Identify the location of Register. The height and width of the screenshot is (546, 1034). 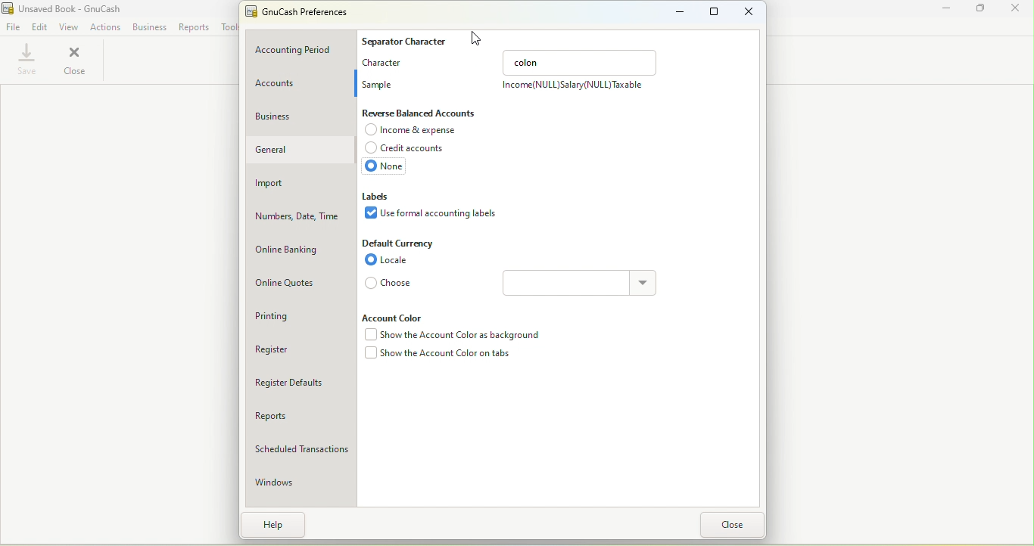
(304, 350).